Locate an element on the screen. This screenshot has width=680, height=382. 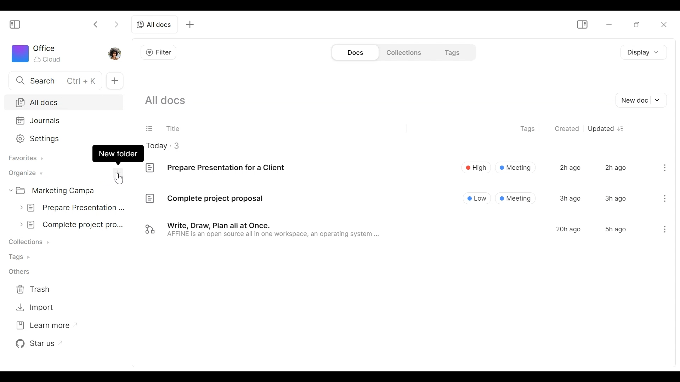
Star us is located at coordinates (38, 343).